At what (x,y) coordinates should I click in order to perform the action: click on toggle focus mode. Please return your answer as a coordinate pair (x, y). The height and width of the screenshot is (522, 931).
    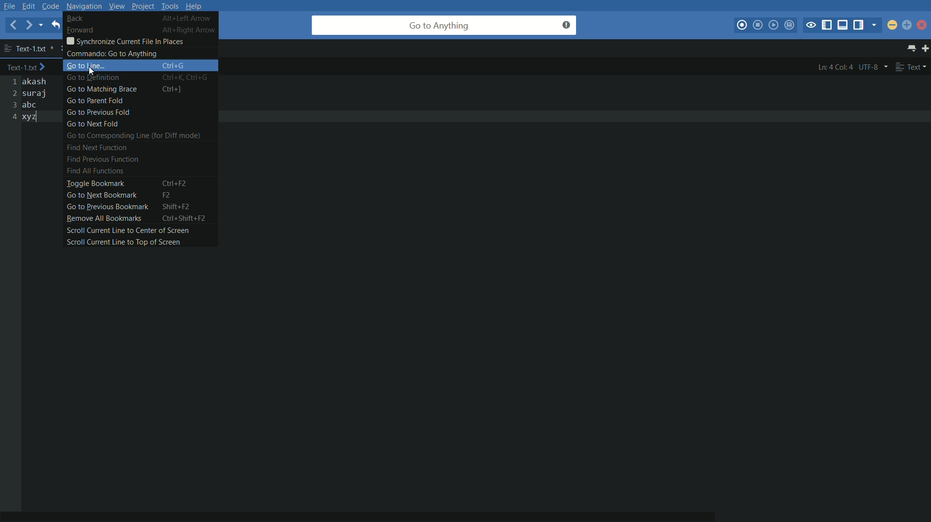
    Looking at the image, I should click on (811, 25).